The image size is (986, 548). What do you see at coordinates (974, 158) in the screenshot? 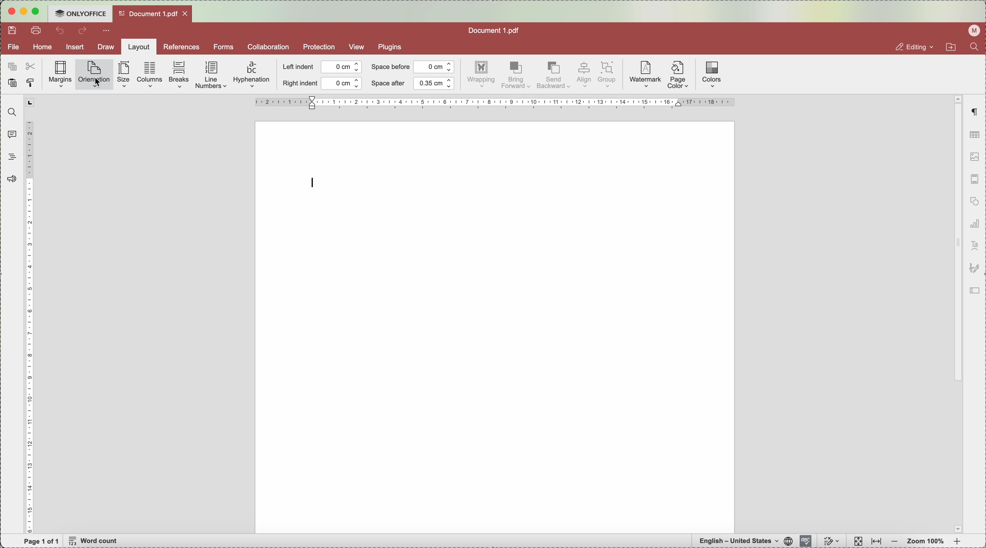
I see `image settings` at bounding box center [974, 158].